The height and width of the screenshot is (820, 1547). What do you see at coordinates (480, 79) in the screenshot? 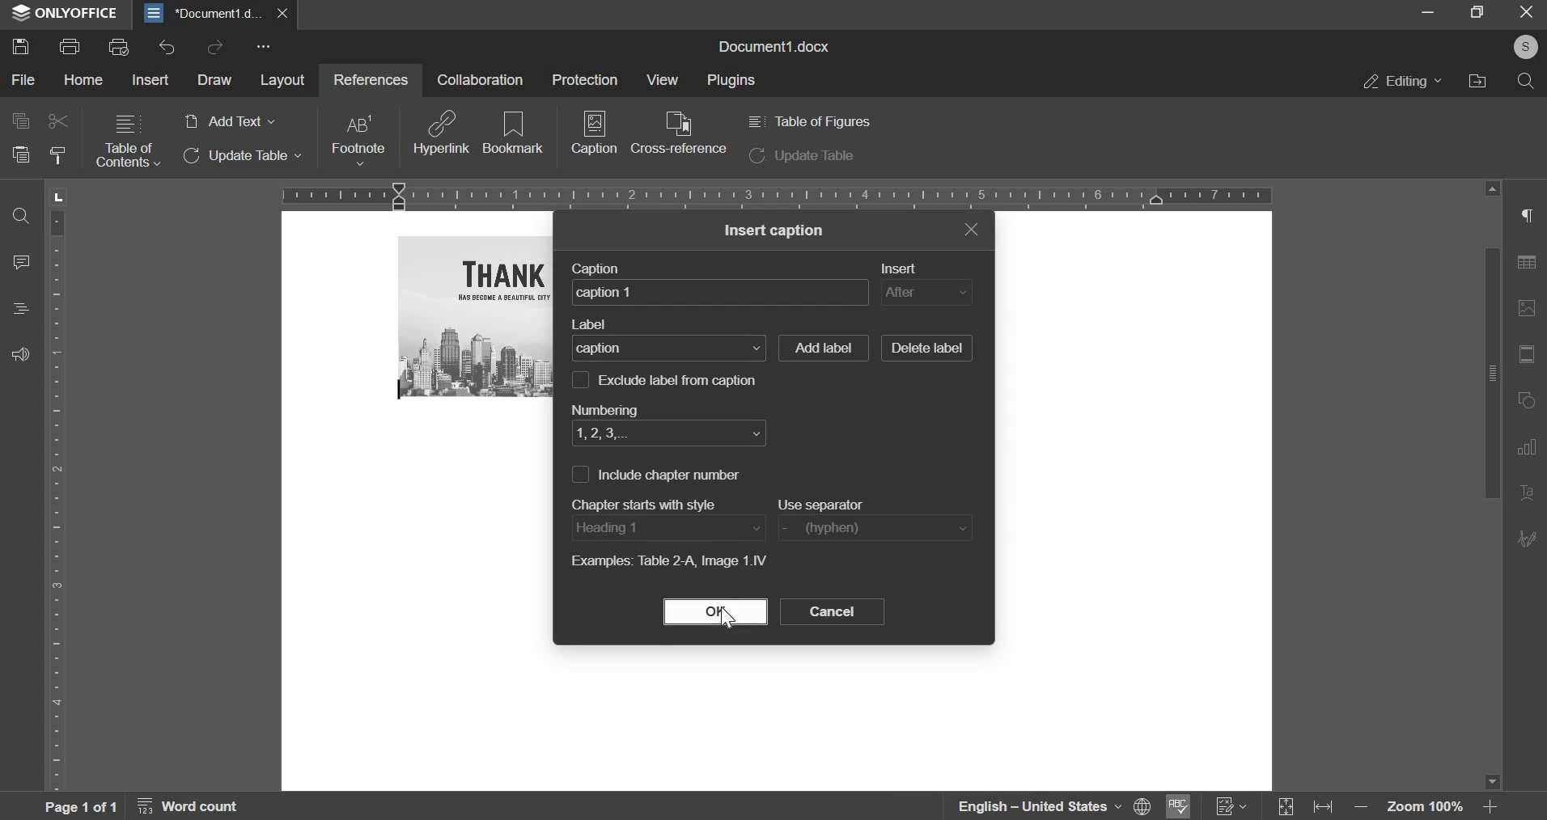
I see `collaboration` at bounding box center [480, 79].